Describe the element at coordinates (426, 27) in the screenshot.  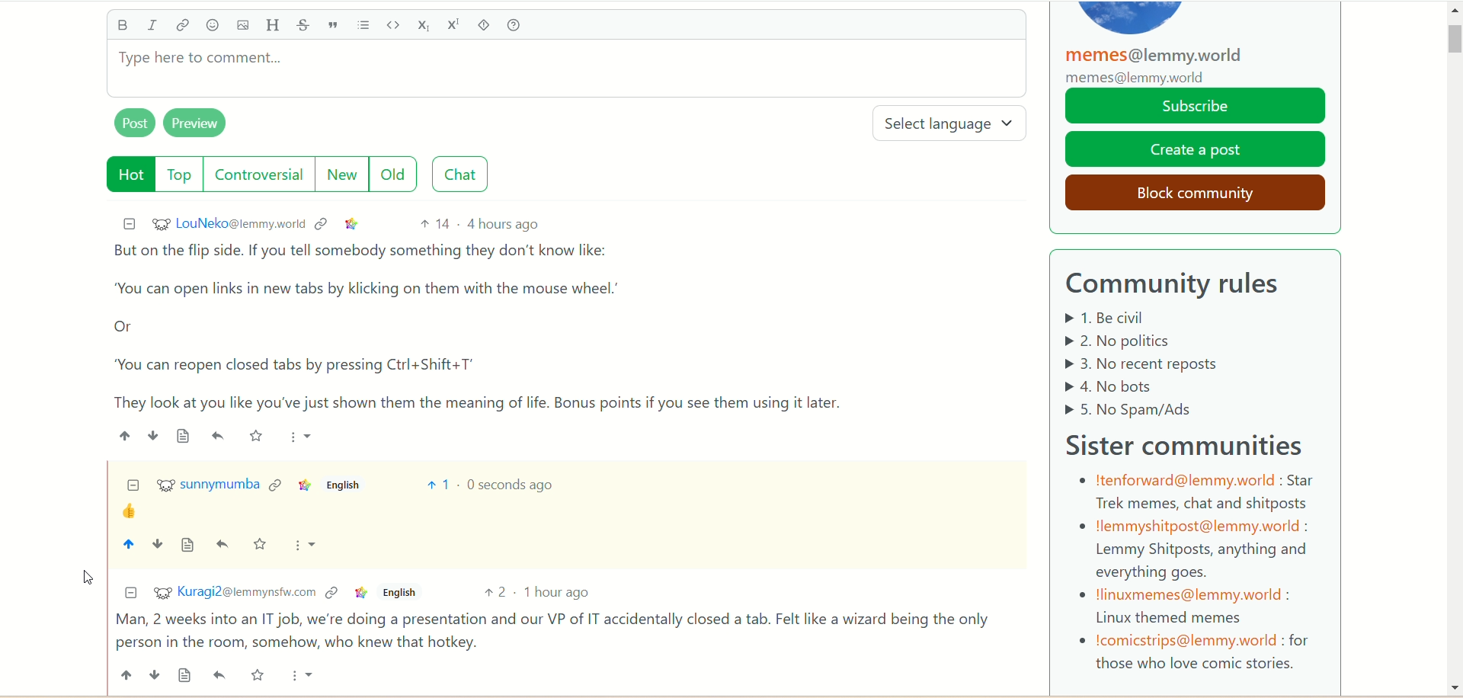
I see `subscript` at that location.